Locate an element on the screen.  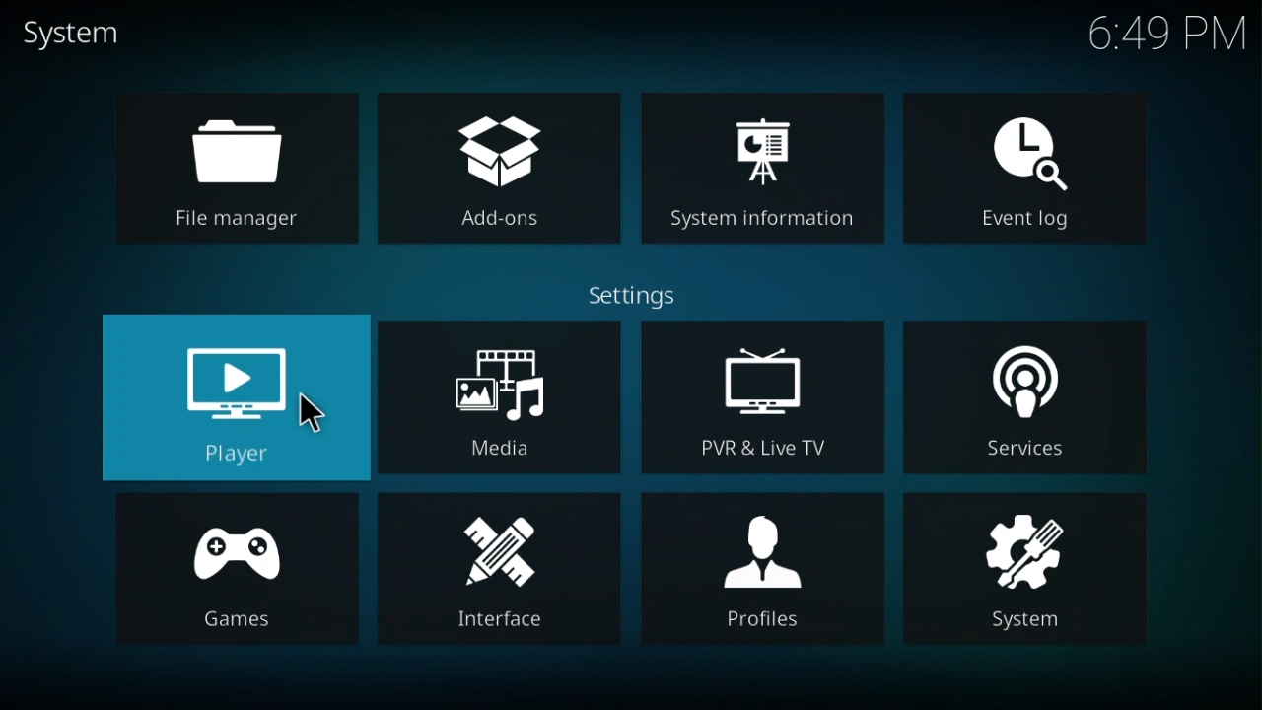
Time is located at coordinates (1158, 32).